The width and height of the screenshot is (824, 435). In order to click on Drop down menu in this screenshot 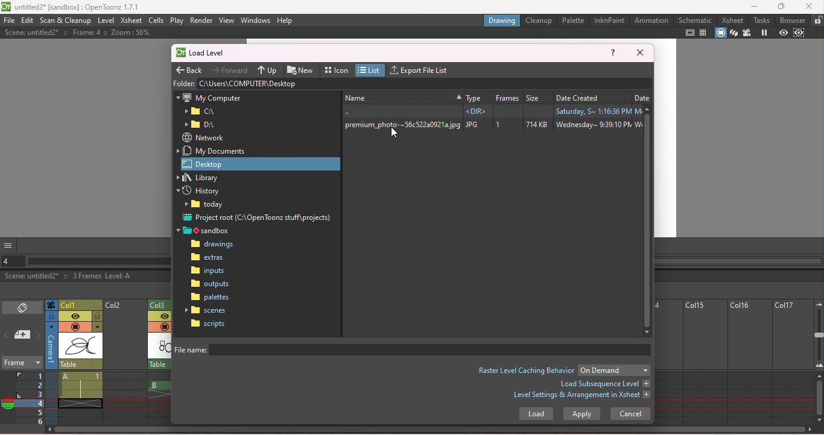, I will do `click(614, 370)`.